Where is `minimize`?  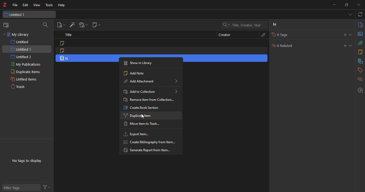 minimize is located at coordinates (333, 5).